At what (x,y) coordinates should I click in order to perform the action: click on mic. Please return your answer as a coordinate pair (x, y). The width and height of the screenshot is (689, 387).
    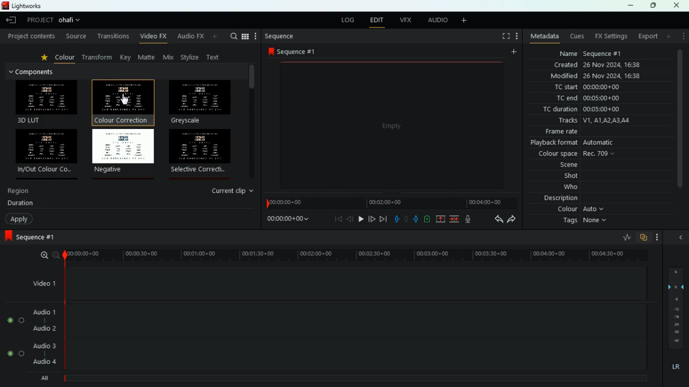
    Looking at the image, I should click on (470, 219).